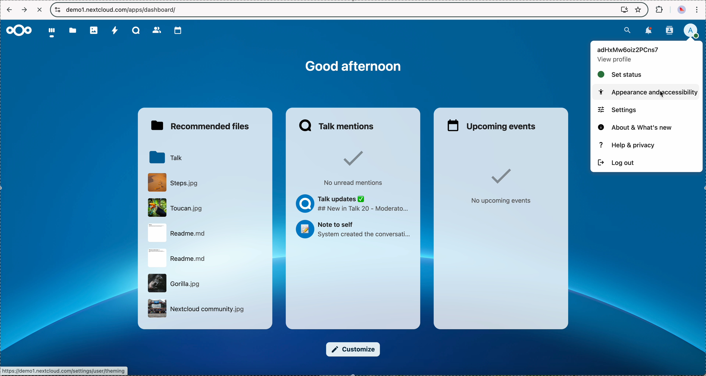 The image size is (706, 376). Describe the element at coordinates (618, 109) in the screenshot. I see `settings` at that location.